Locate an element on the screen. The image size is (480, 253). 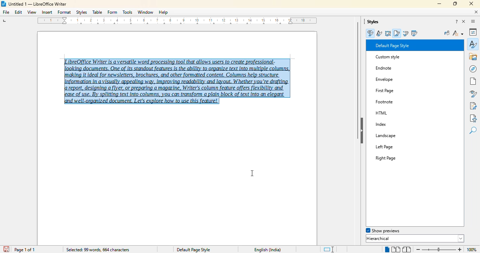
save document is located at coordinates (7, 249).